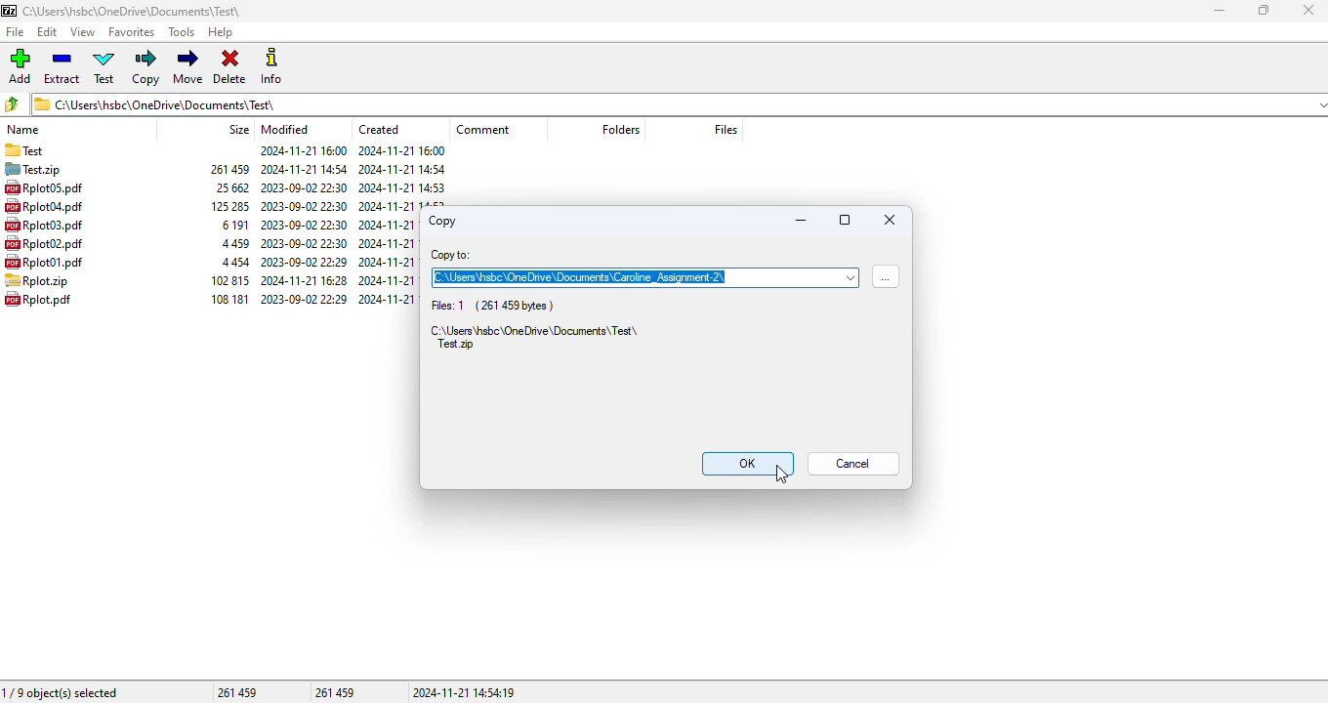 The height and width of the screenshot is (703, 1328). I want to click on created, so click(379, 128).